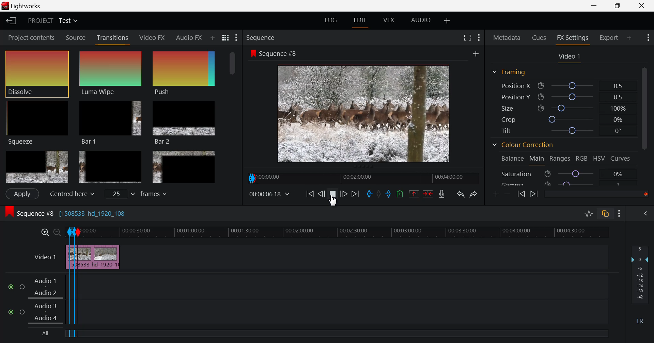 The height and width of the screenshot is (343, 654). I want to click on Full Screen, so click(468, 37).